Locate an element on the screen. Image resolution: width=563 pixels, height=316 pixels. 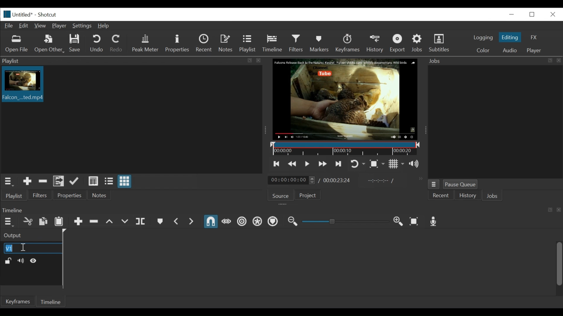
Playlist is located at coordinates (249, 44).